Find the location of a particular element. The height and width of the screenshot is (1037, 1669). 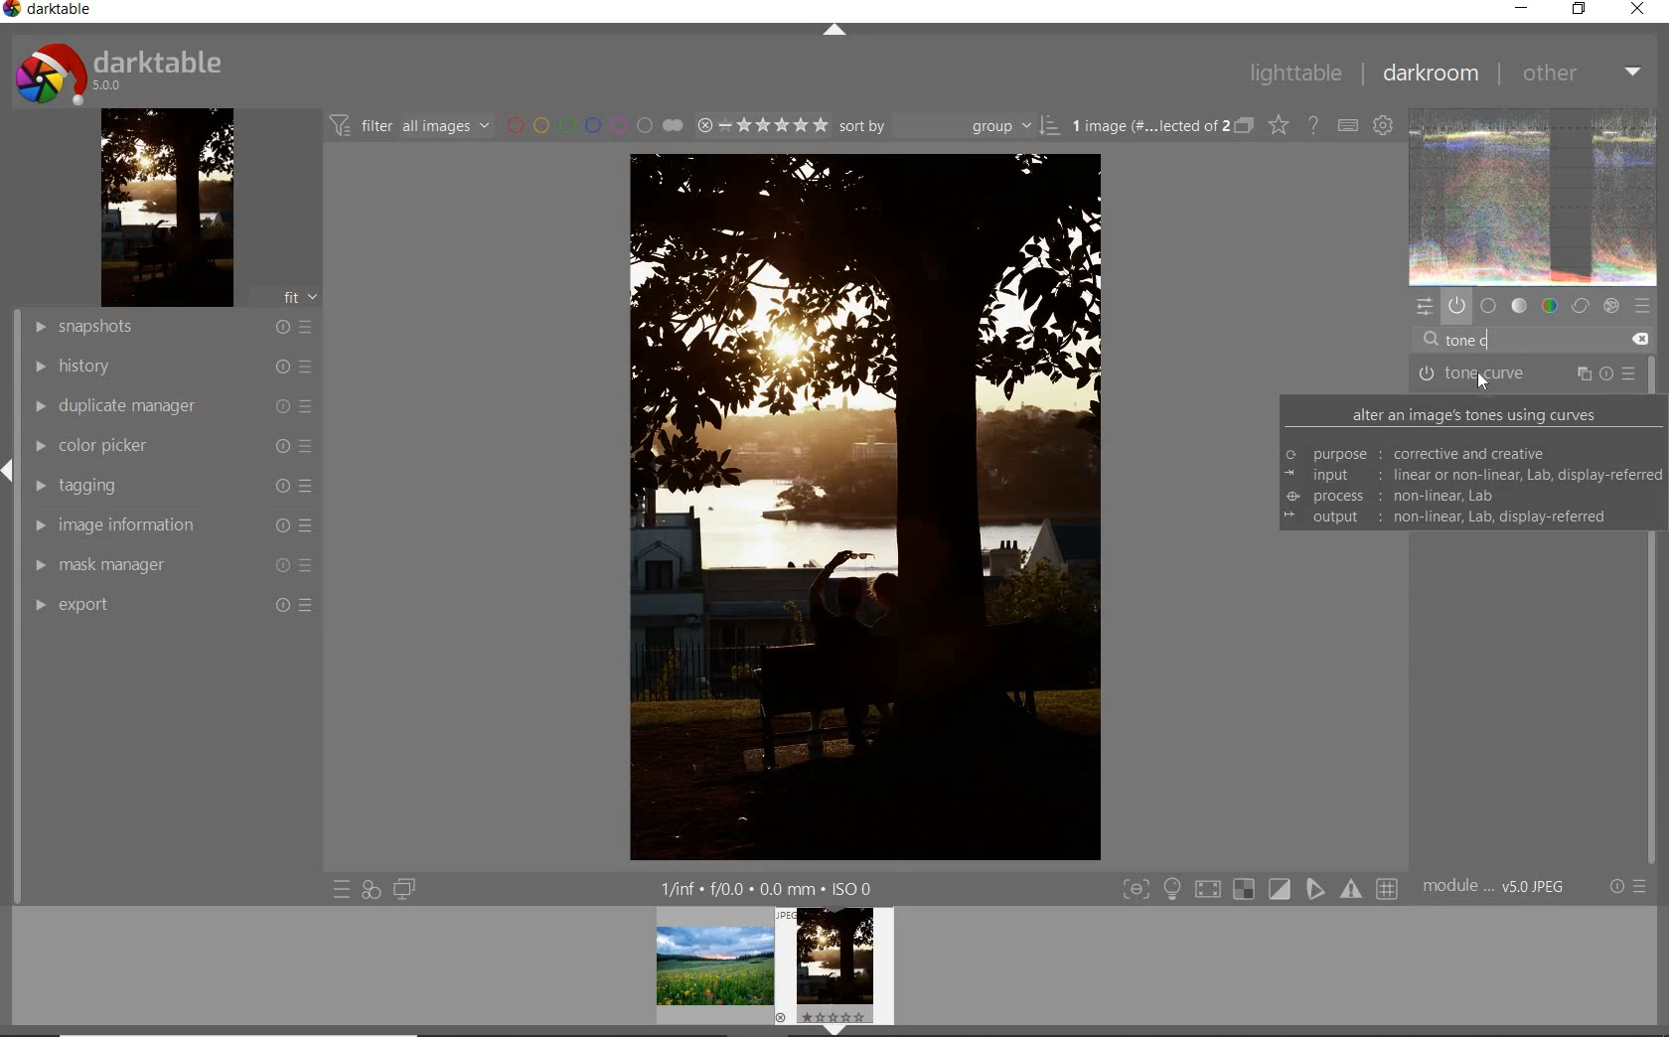

display a second darkroom image widow is located at coordinates (405, 889).